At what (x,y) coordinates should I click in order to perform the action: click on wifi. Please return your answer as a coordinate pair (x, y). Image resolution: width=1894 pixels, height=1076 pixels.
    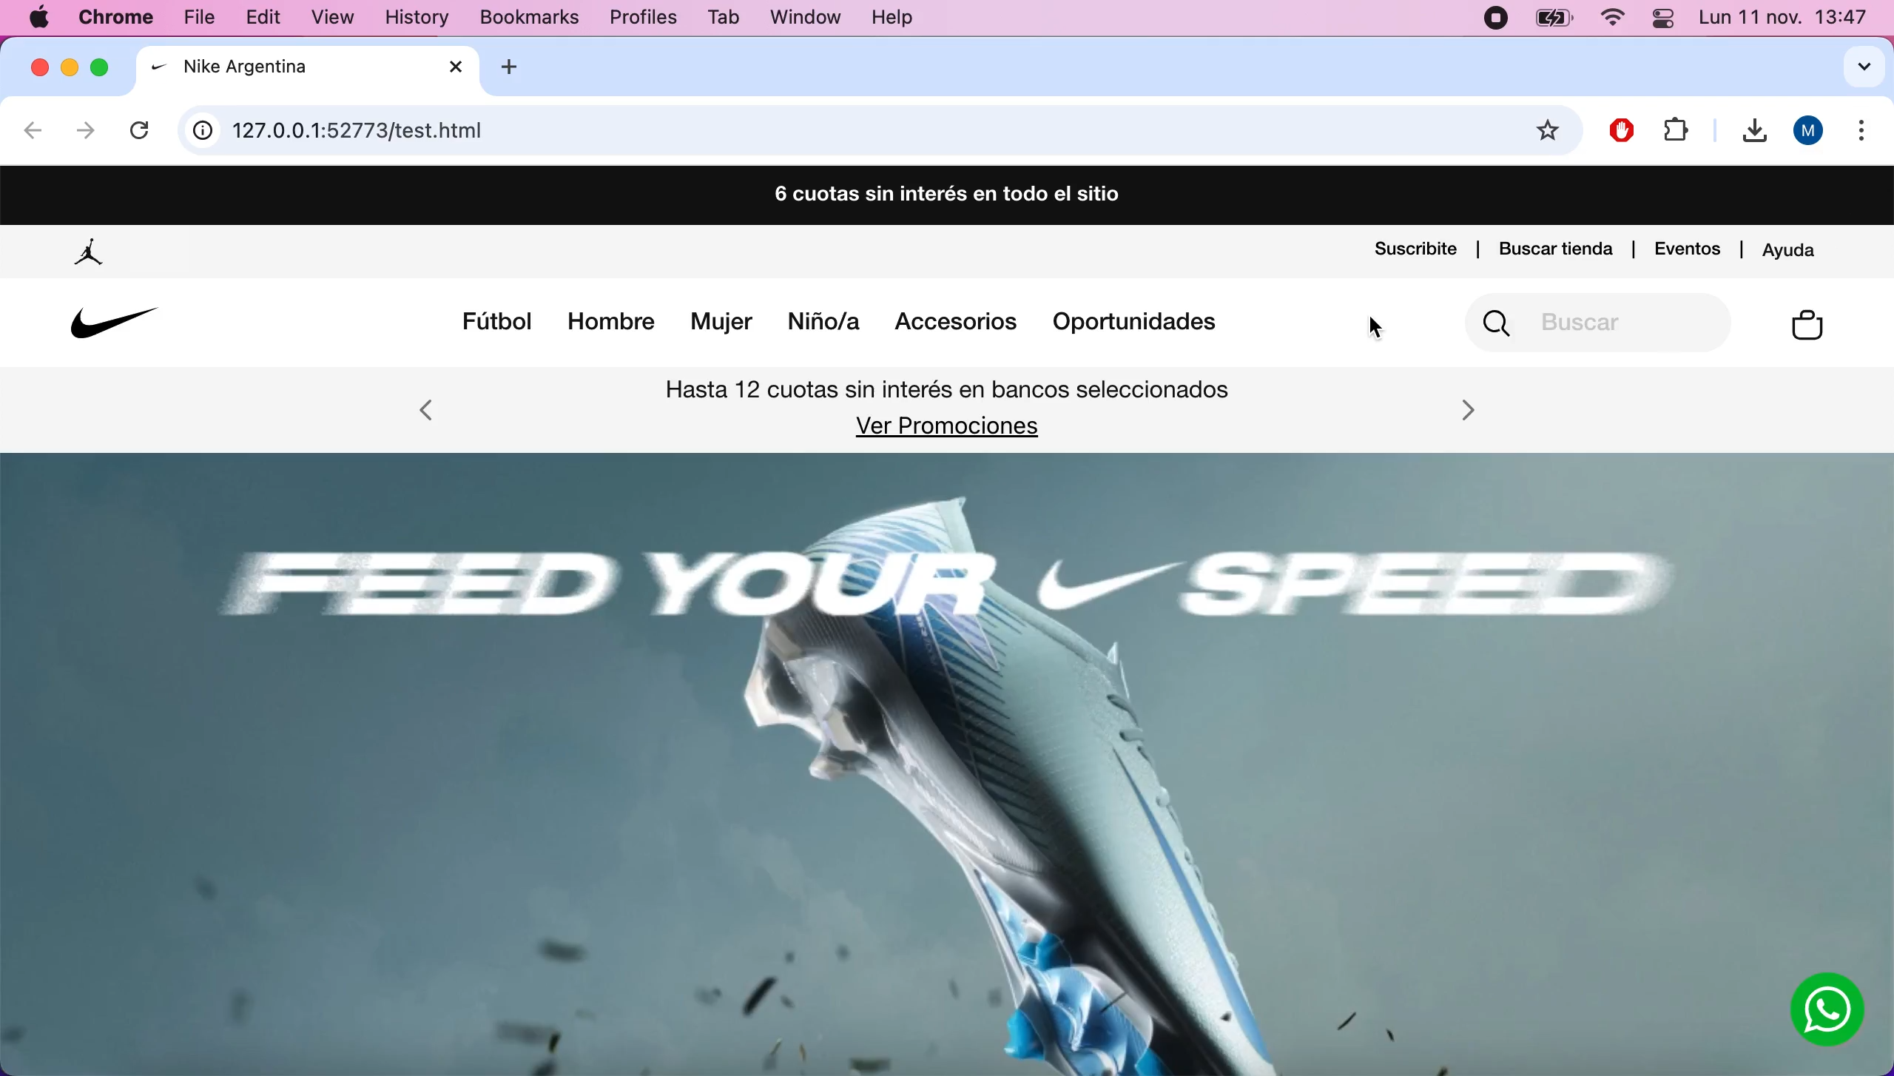
    Looking at the image, I should click on (1611, 21).